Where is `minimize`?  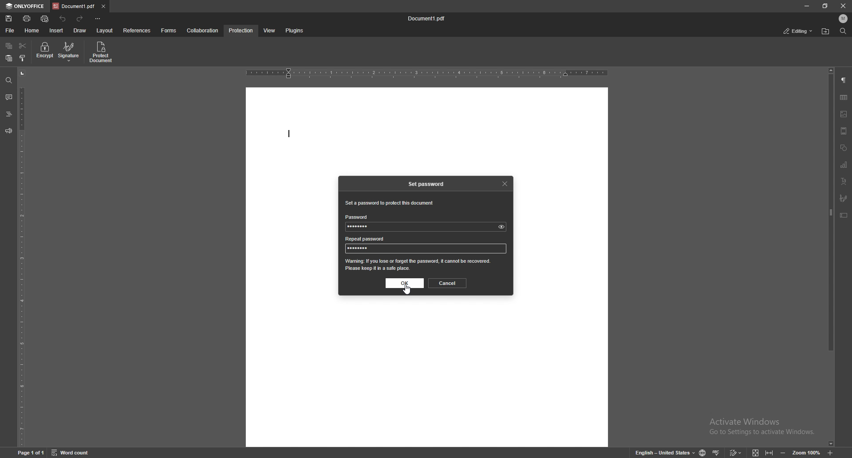
minimize is located at coordinates (806, 6).